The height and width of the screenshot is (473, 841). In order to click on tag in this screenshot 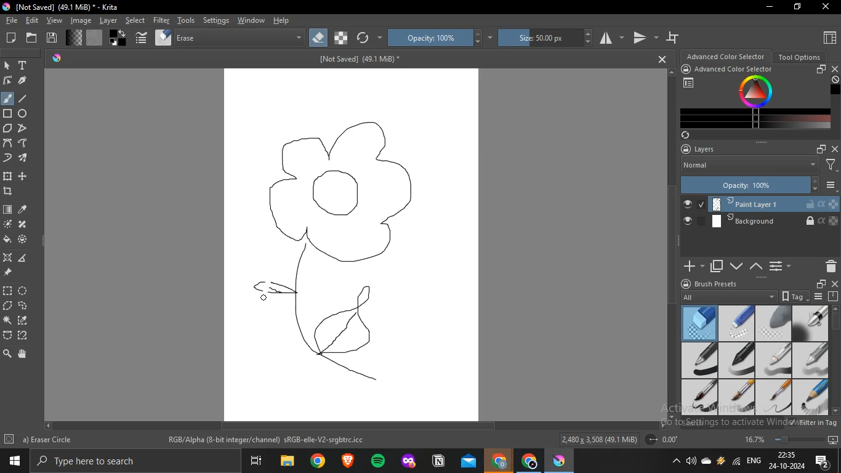, I will do `click(793, 296)`.